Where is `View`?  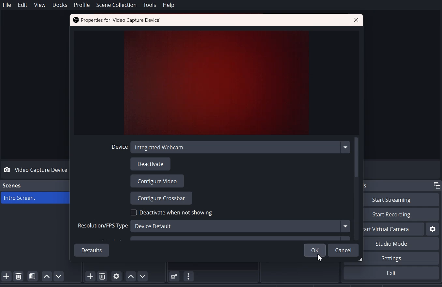
View is located at coordinates (40, 5).